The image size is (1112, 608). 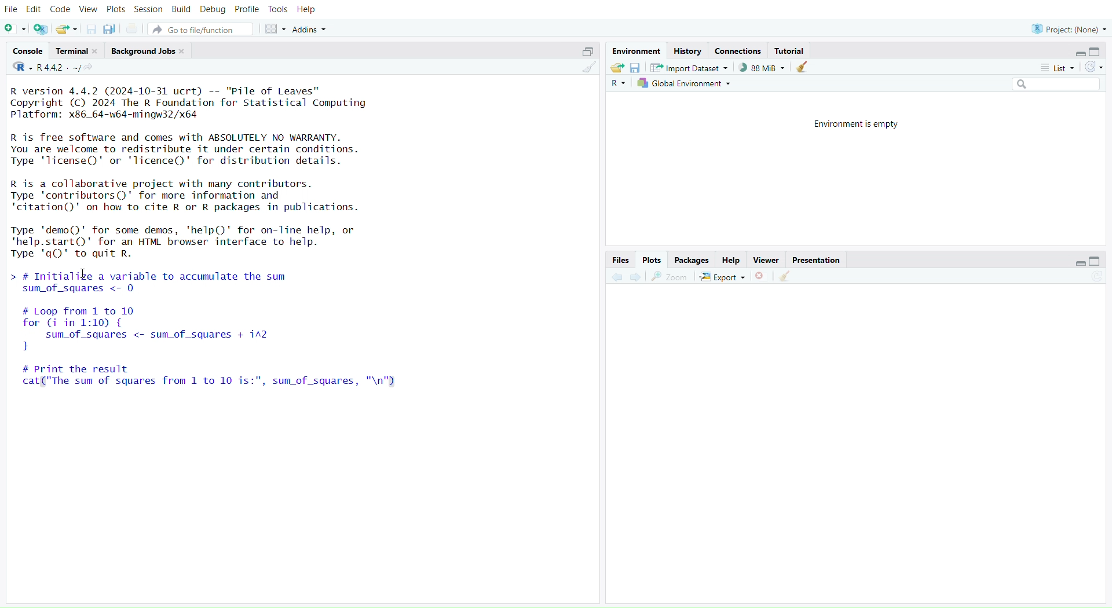 What do you see at coordinates (634, 51) in the screenshot?
I see `environment` at bounding box center [634, 51].